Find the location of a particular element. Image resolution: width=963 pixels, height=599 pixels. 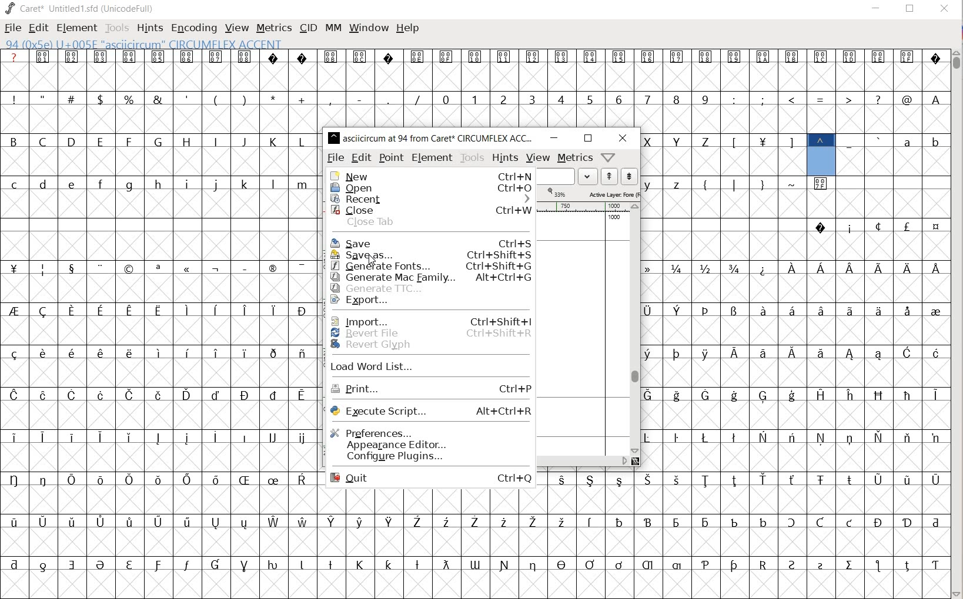

VIEW is located at coordinates (236, 28).